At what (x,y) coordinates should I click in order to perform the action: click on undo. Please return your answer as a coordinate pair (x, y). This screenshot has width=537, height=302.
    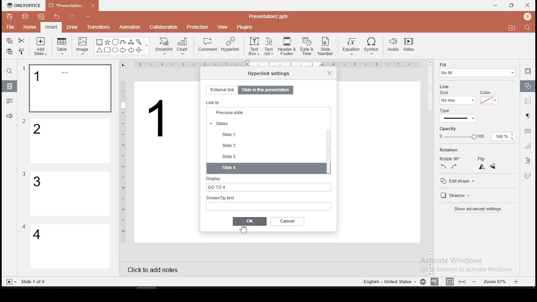
    Looking at the image, I should click on (57, 17).